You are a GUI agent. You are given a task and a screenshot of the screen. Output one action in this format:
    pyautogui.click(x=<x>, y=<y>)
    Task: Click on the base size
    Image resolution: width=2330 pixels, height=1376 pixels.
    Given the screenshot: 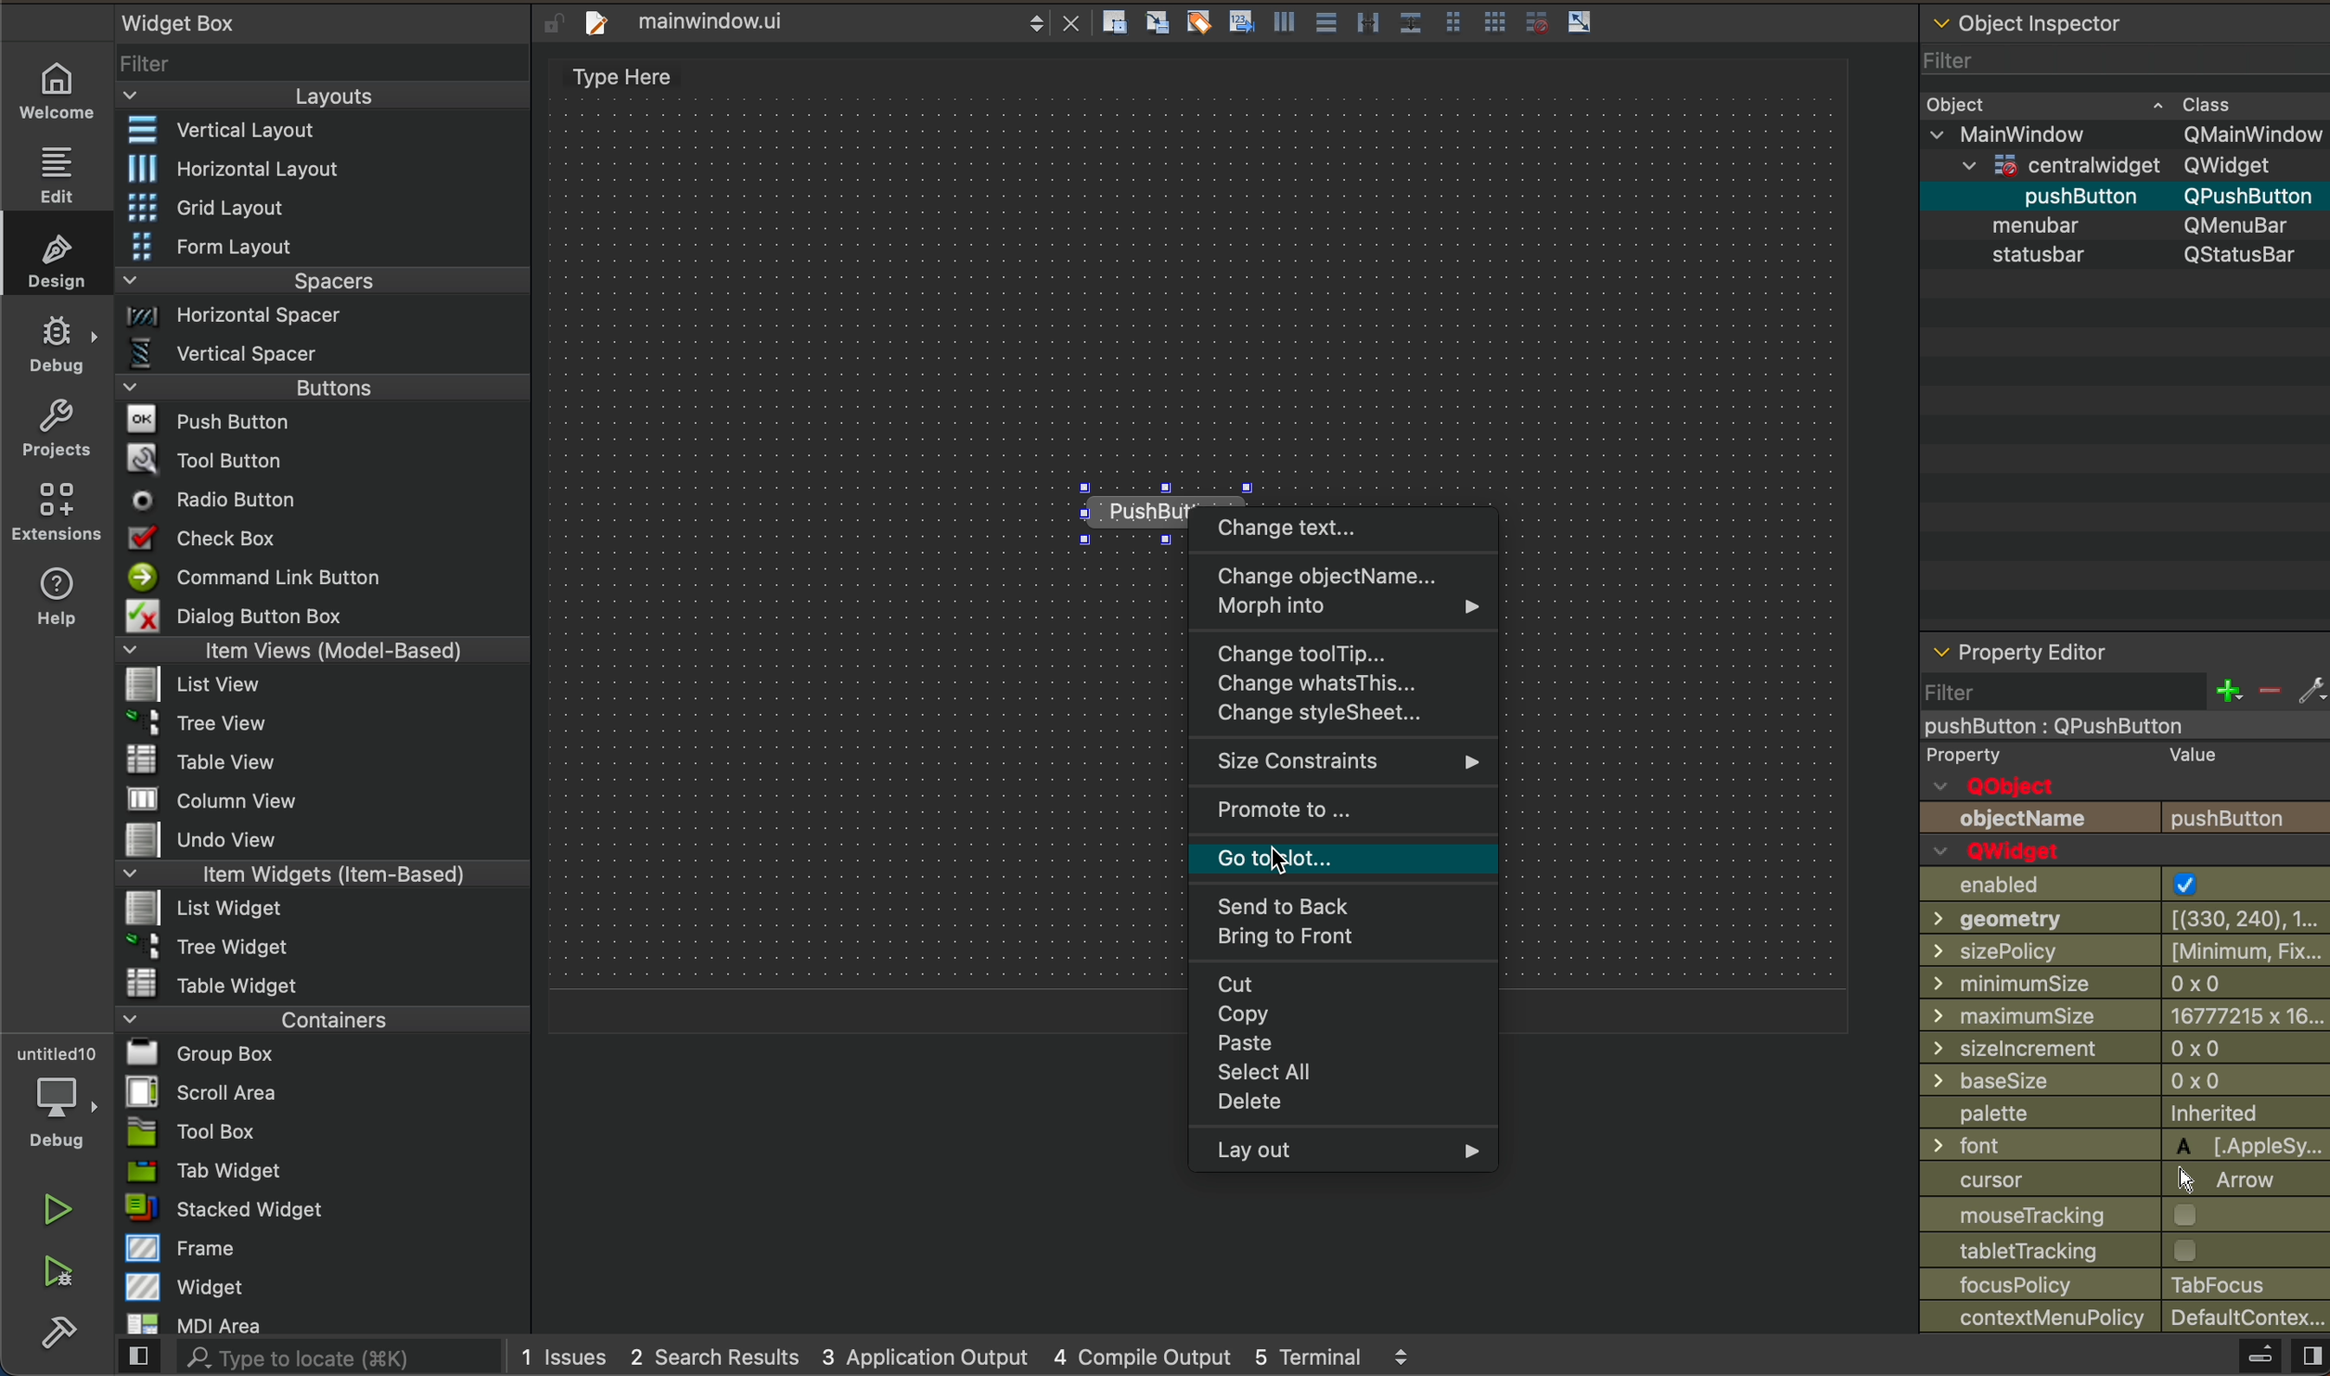 What is the action you would take?
    pyautogui.click(x=2123, y=1079)
    